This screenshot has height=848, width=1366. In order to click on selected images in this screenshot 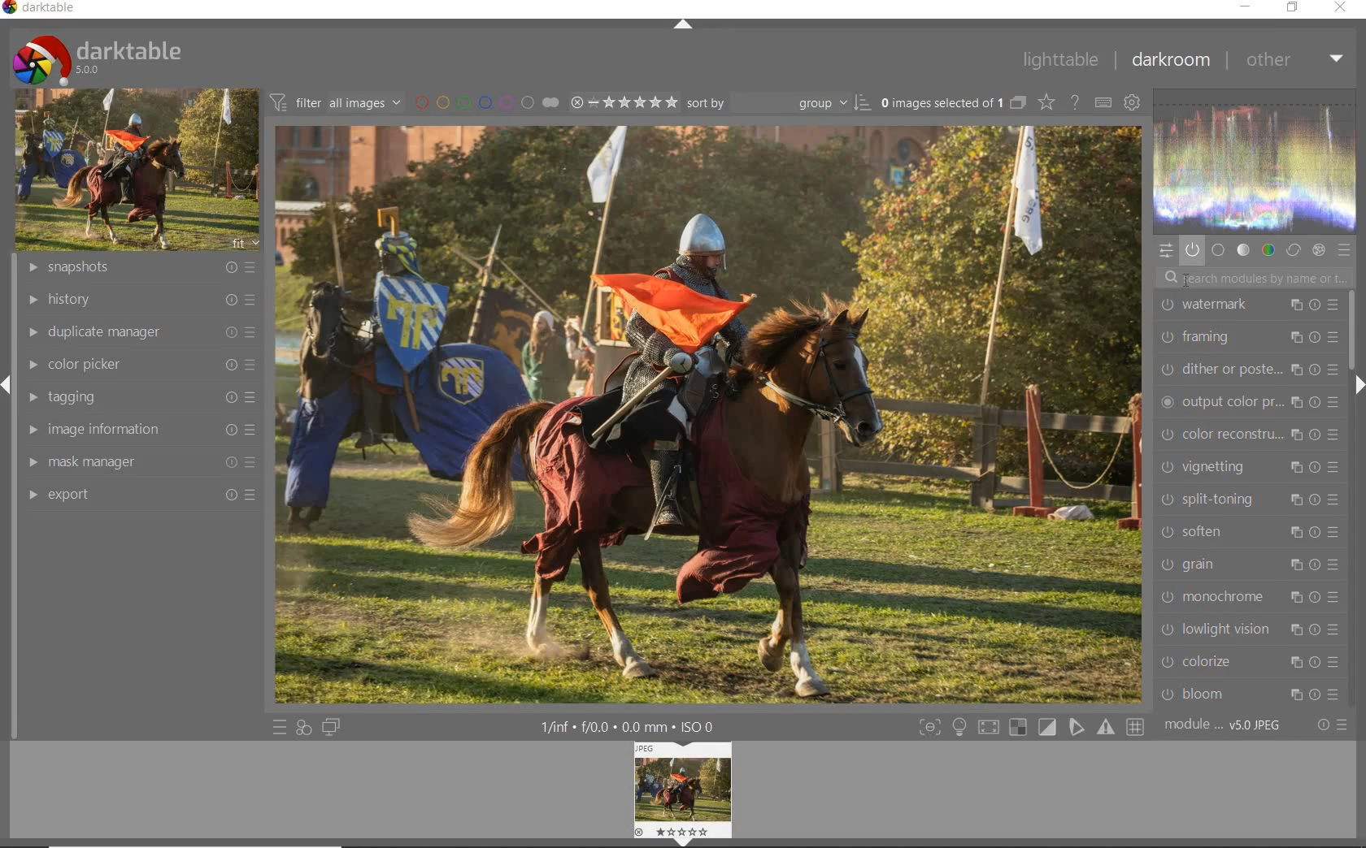, I will do `click(951, 102)`.